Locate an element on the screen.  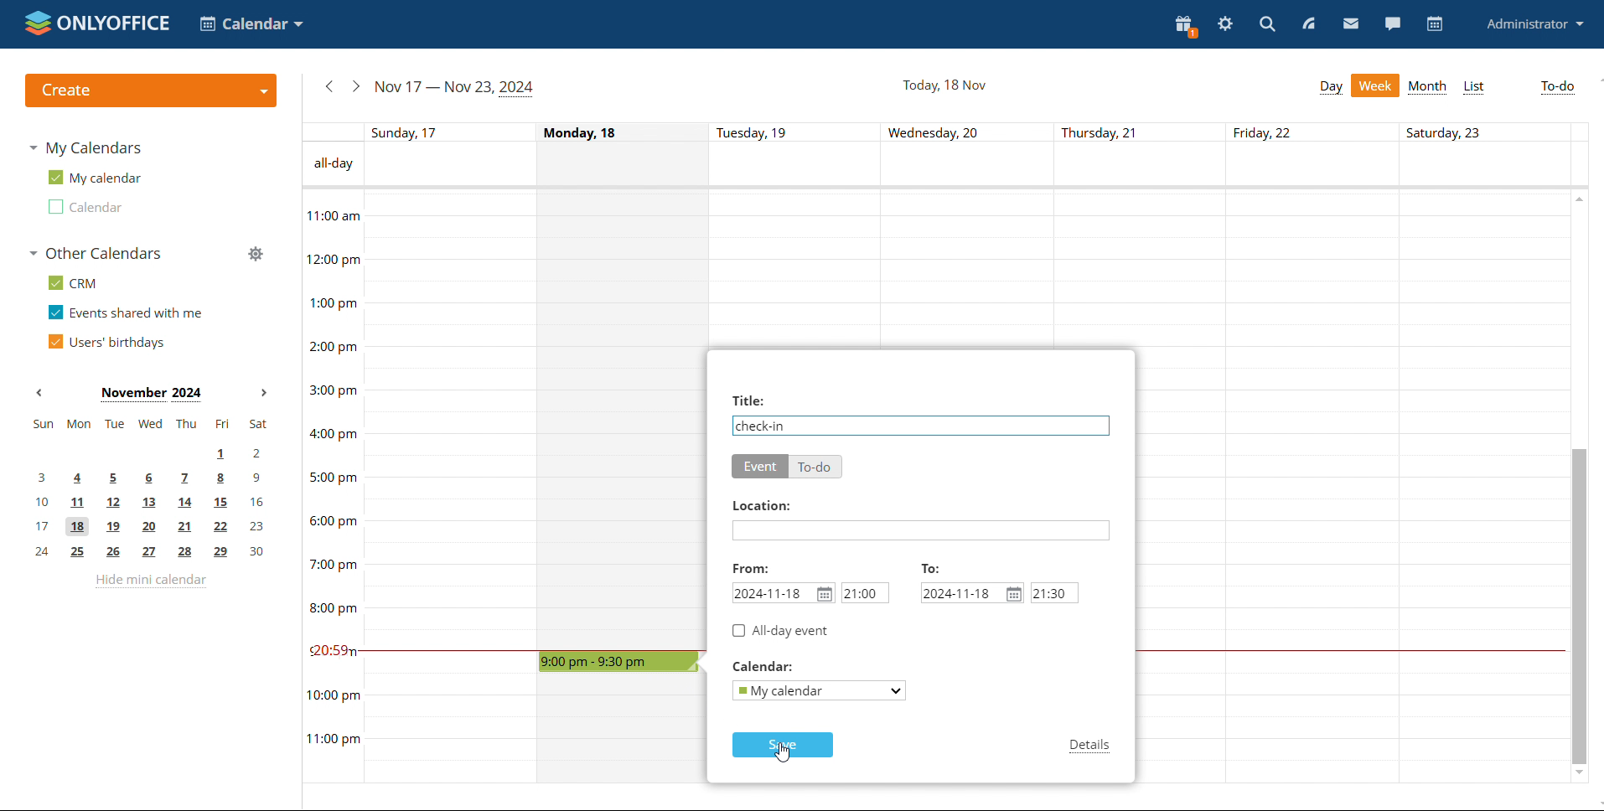
save is located at coordinates (782, 745).